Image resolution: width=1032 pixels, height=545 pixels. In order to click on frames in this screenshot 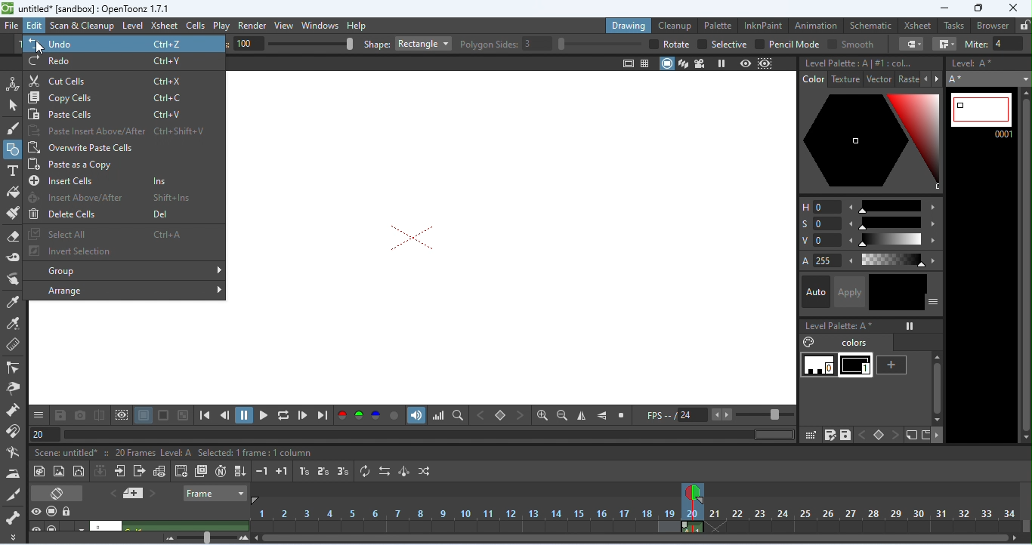, I will do `click(640, 516)`.